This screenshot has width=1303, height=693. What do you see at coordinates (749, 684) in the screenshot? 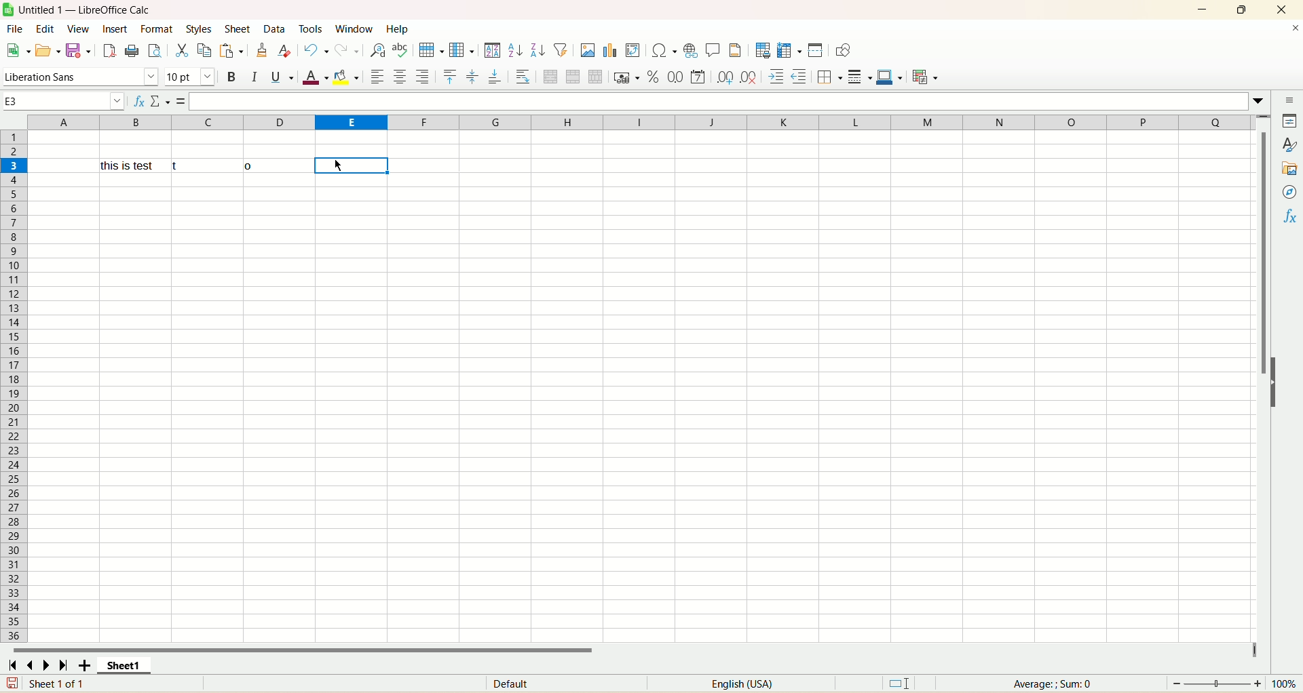
I see `language` at bounding box center [749, 684].